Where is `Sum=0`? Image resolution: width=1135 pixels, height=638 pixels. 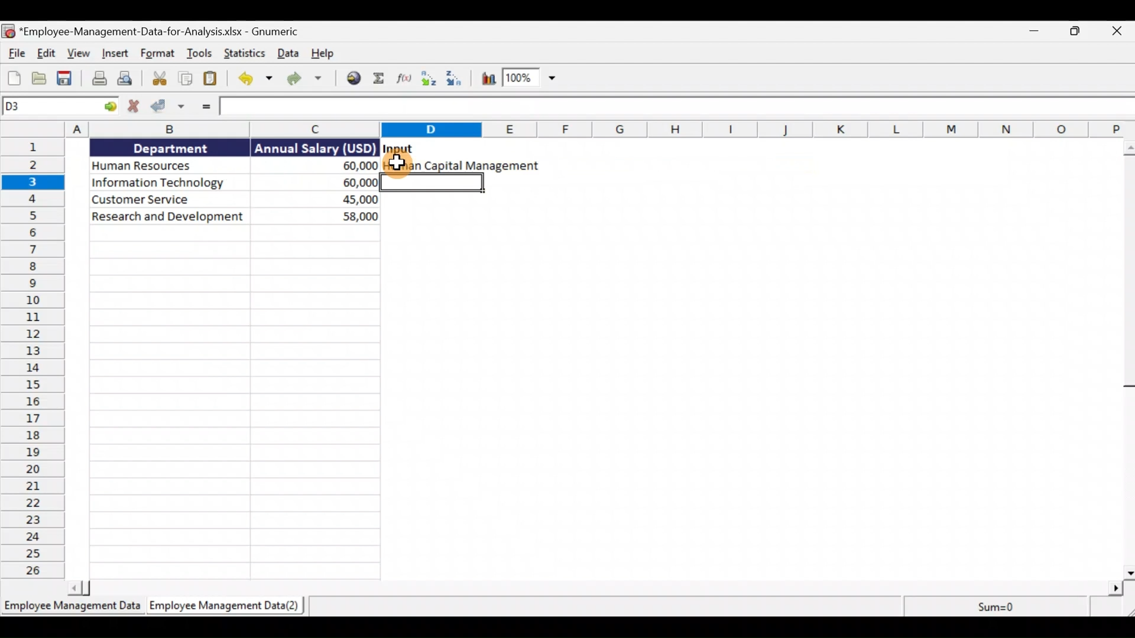
Sum=0 is located at coordinates (994, 606).